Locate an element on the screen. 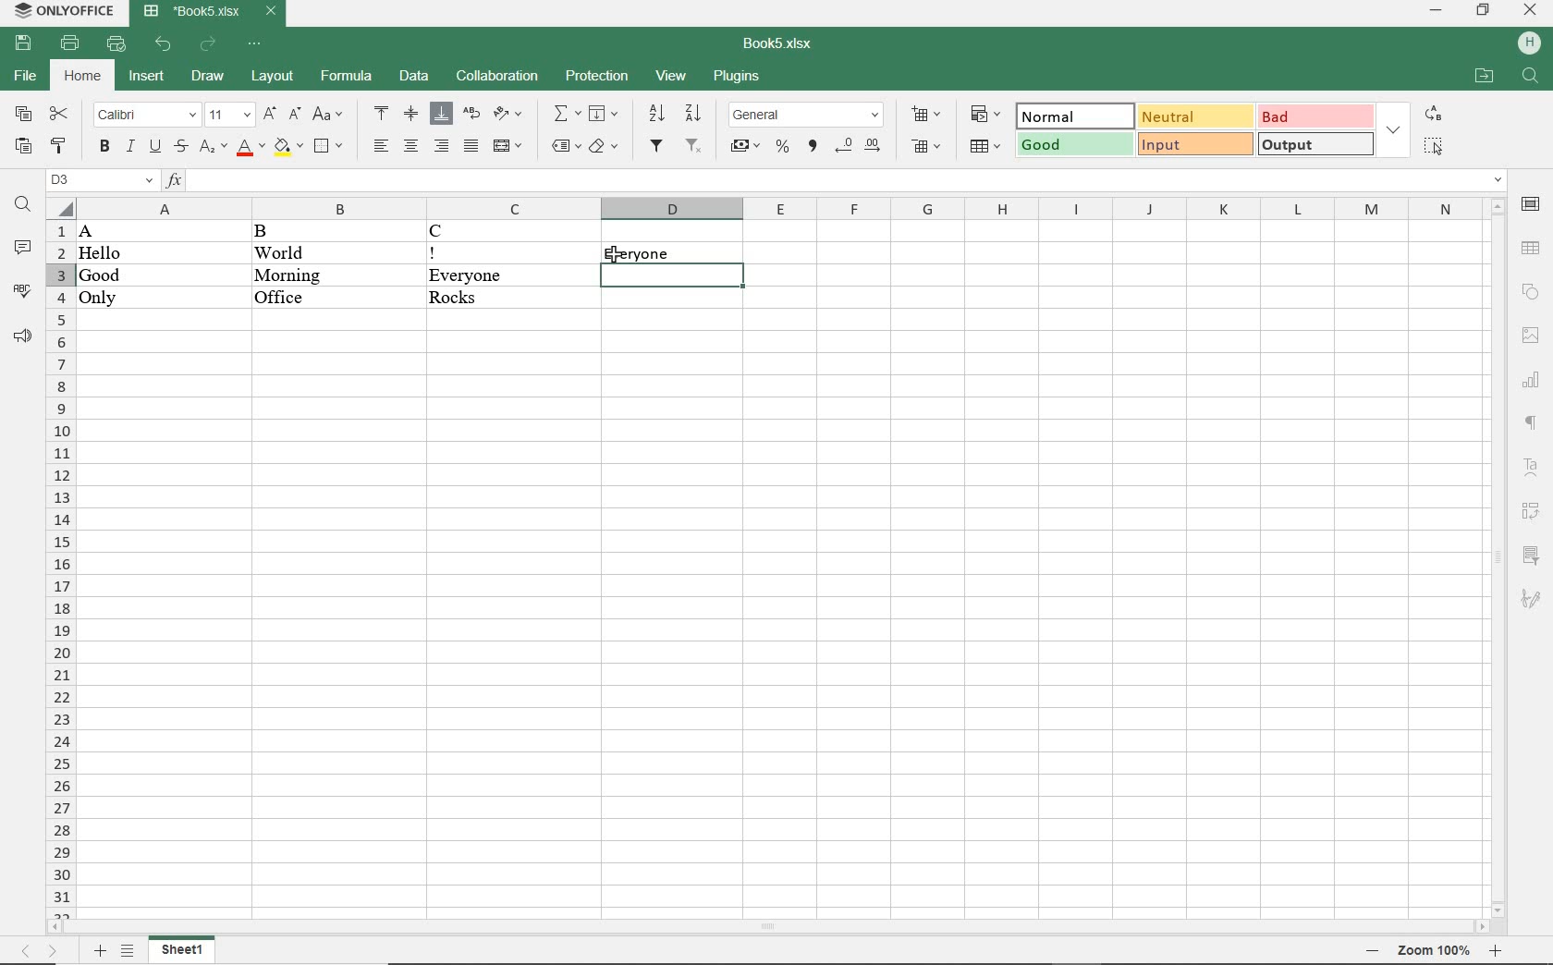 The image size is (1553, 965). document name is located at coordinates (774, 44).